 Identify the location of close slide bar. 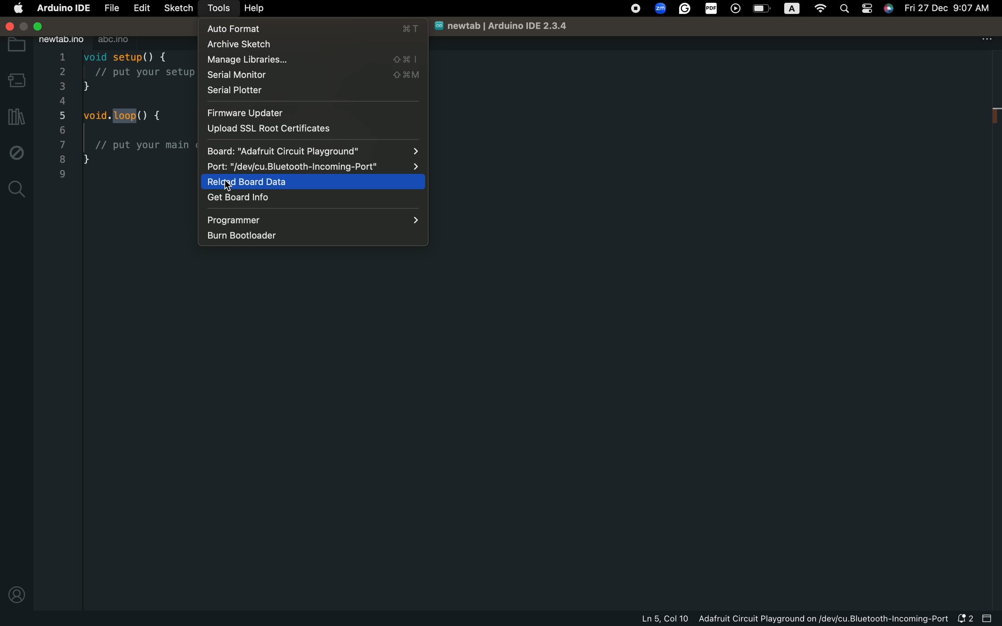
(987, 618).